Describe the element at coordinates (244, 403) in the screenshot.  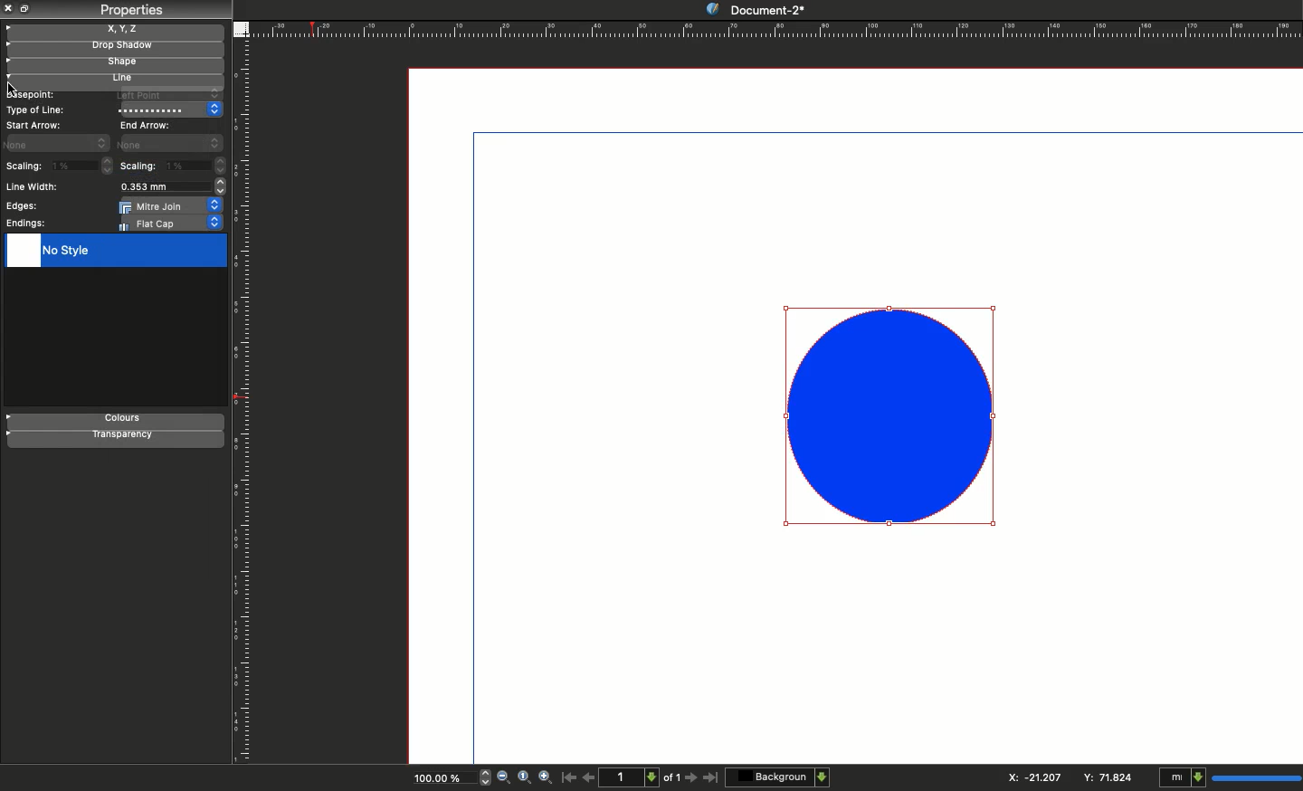
I see `Ruler` at that location.